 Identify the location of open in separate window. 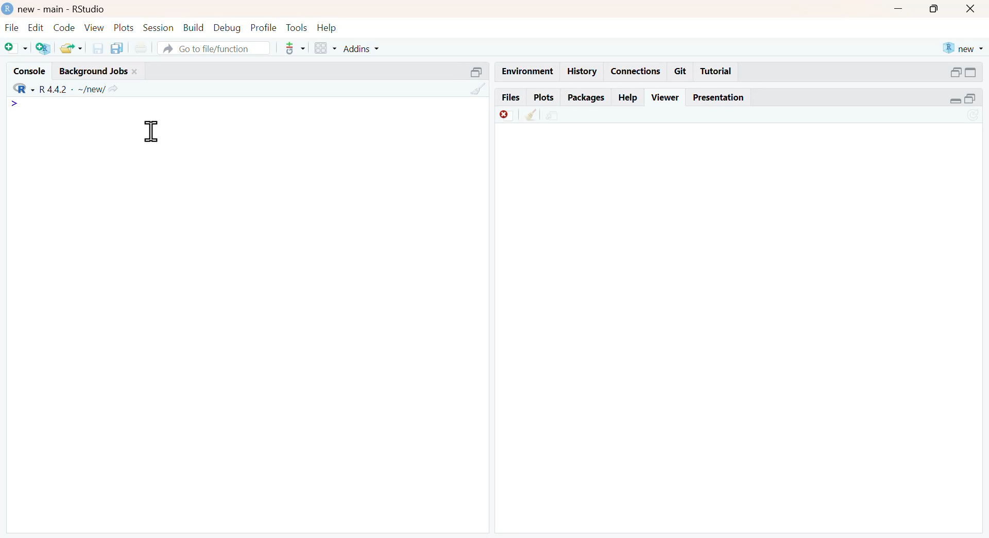
(970, 98).